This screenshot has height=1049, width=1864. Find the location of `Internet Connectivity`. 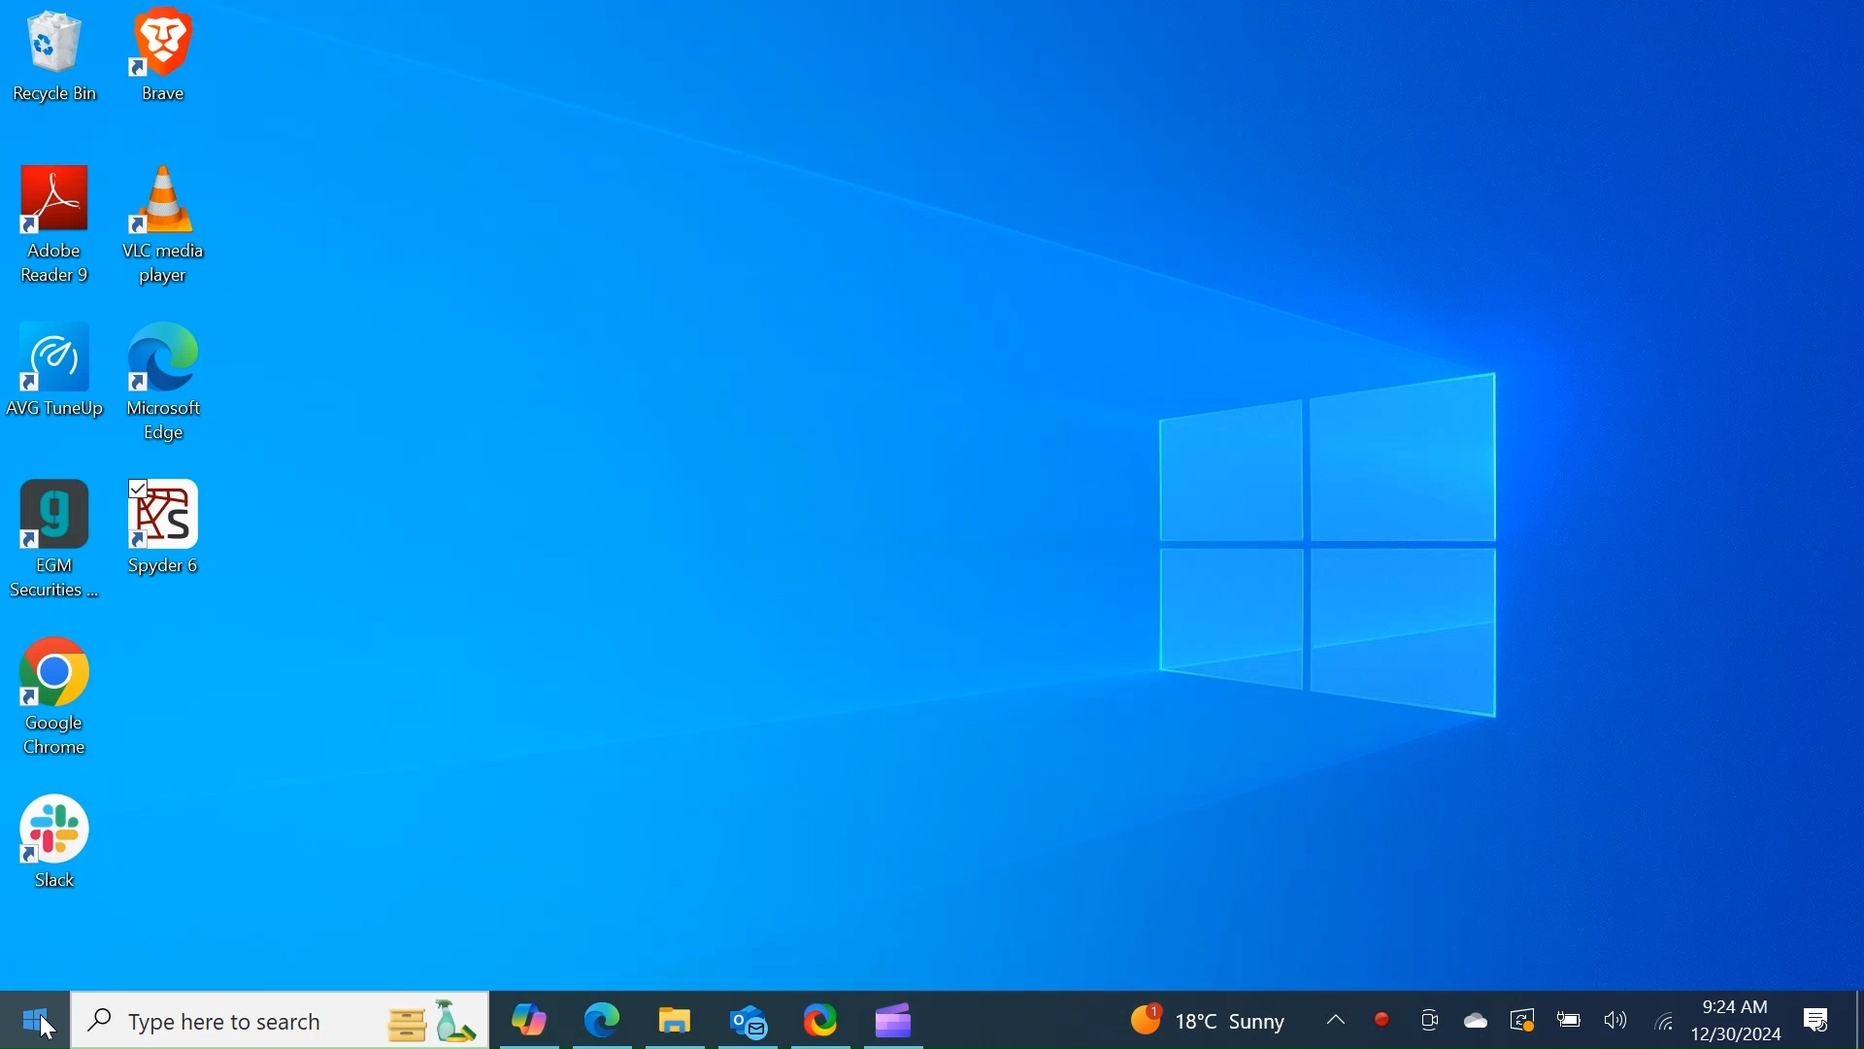

Internet Connectivity is located at coordinates (1663, 1020).